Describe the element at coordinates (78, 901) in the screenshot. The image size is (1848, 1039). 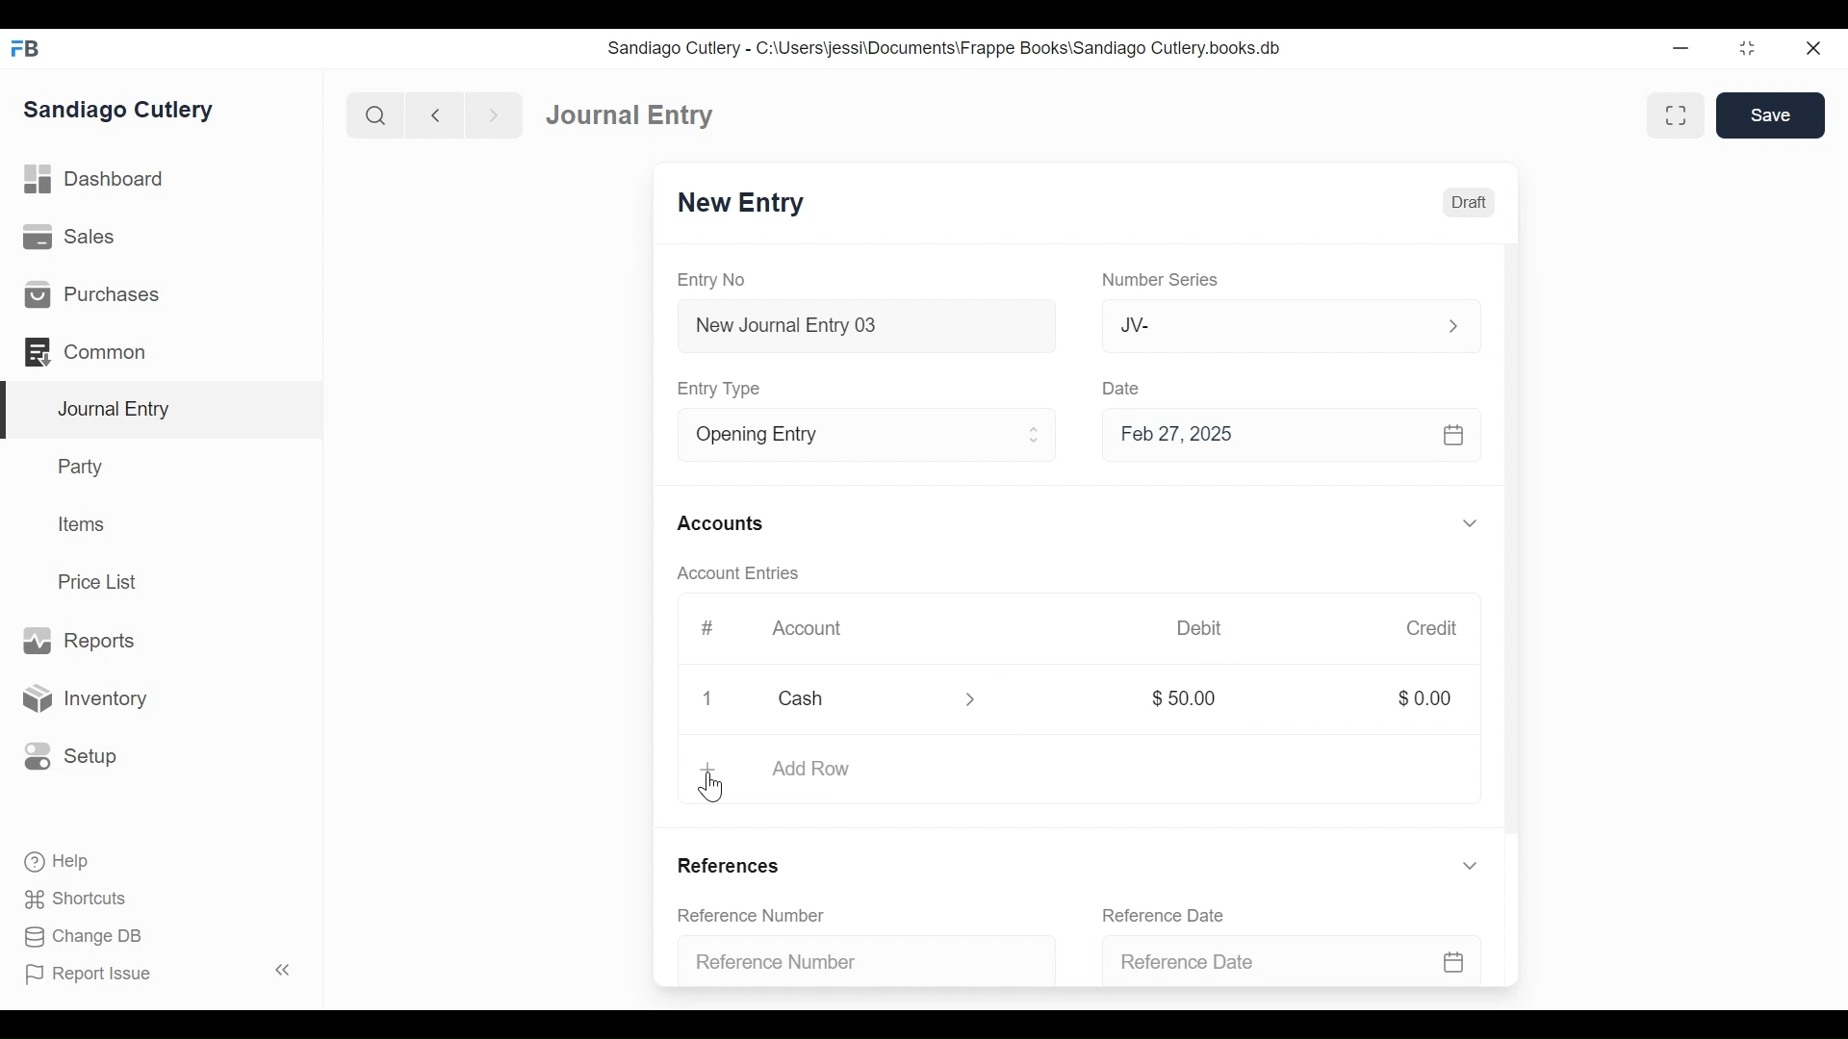
I see `Shortcuts` at that location.